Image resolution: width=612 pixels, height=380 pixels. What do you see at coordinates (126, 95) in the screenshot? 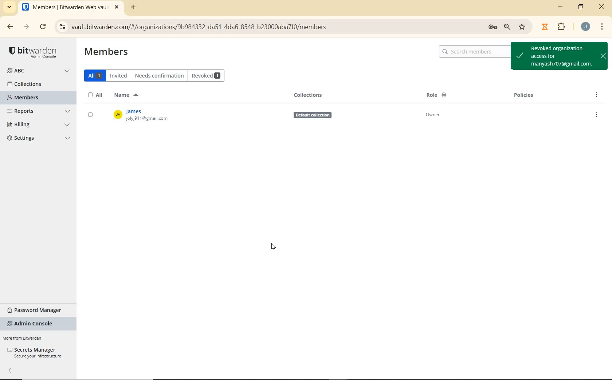
I see `NAME` at bounding box center [126, 95].